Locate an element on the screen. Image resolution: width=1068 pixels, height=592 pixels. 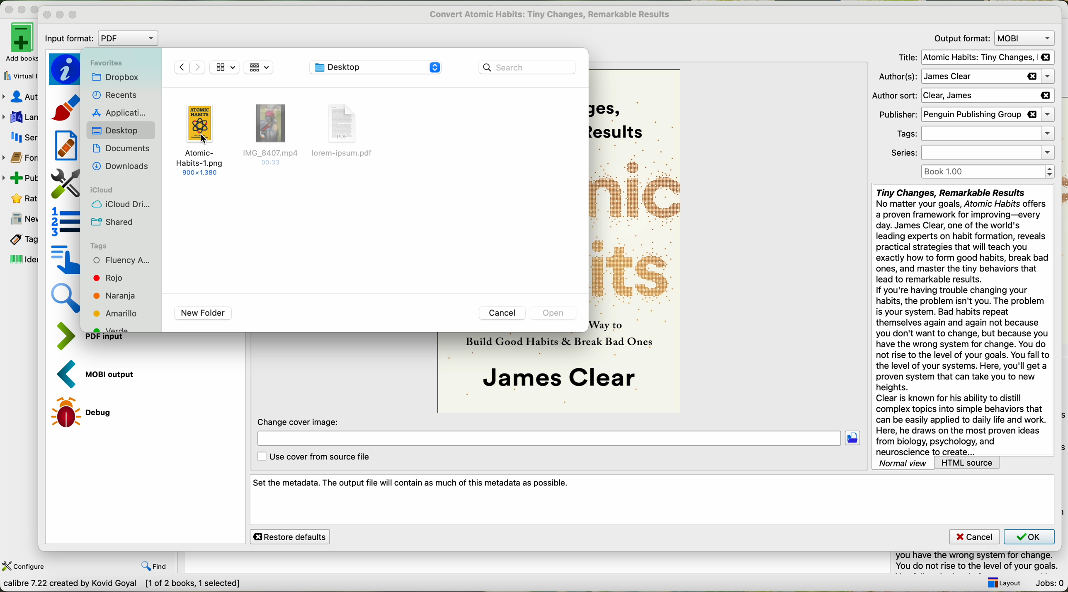
click on folder location is located at coordinates (855, 439).